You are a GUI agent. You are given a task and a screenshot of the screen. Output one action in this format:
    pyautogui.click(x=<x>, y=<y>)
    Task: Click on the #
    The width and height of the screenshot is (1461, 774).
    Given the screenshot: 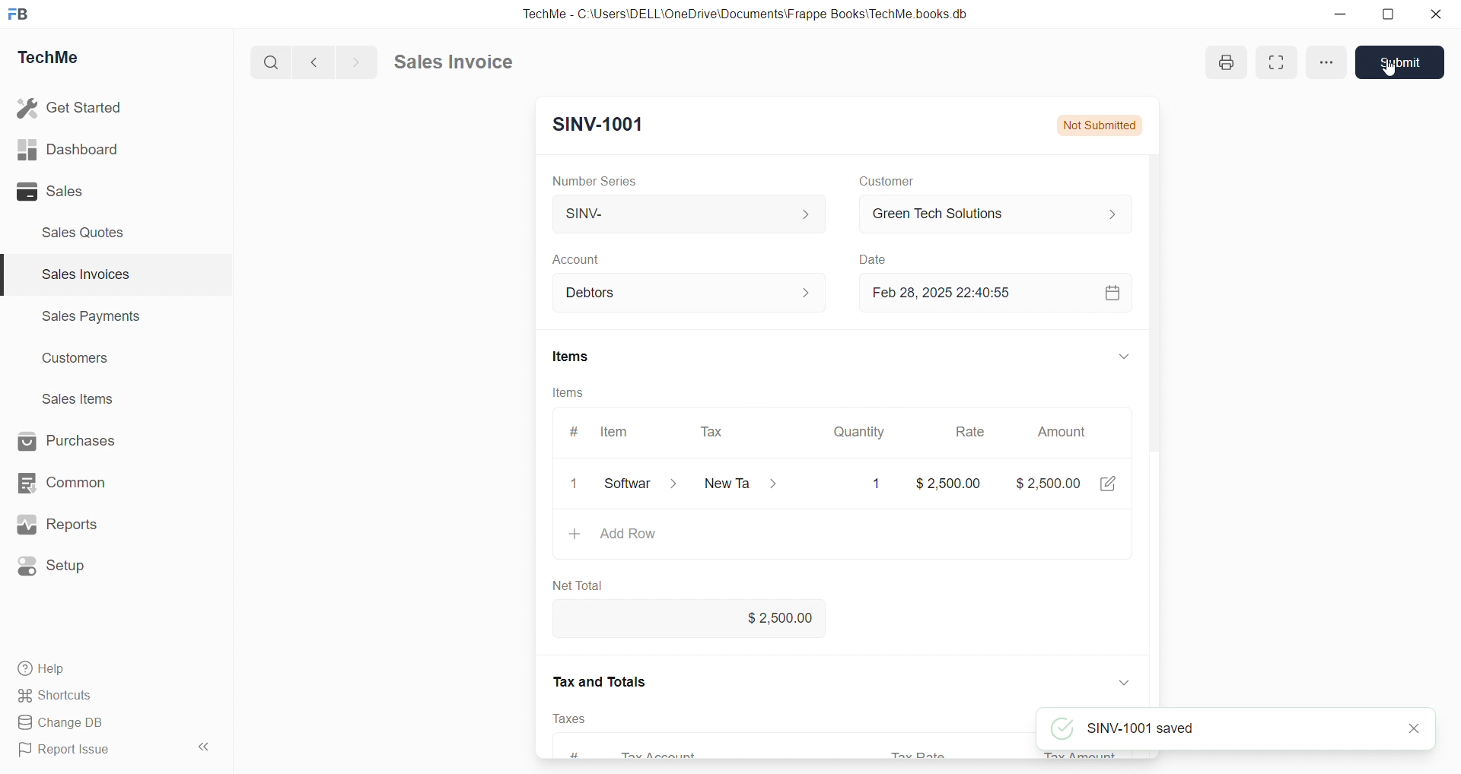 What is the action you would take?
    pyautogui.click(x=575, y=432)
    